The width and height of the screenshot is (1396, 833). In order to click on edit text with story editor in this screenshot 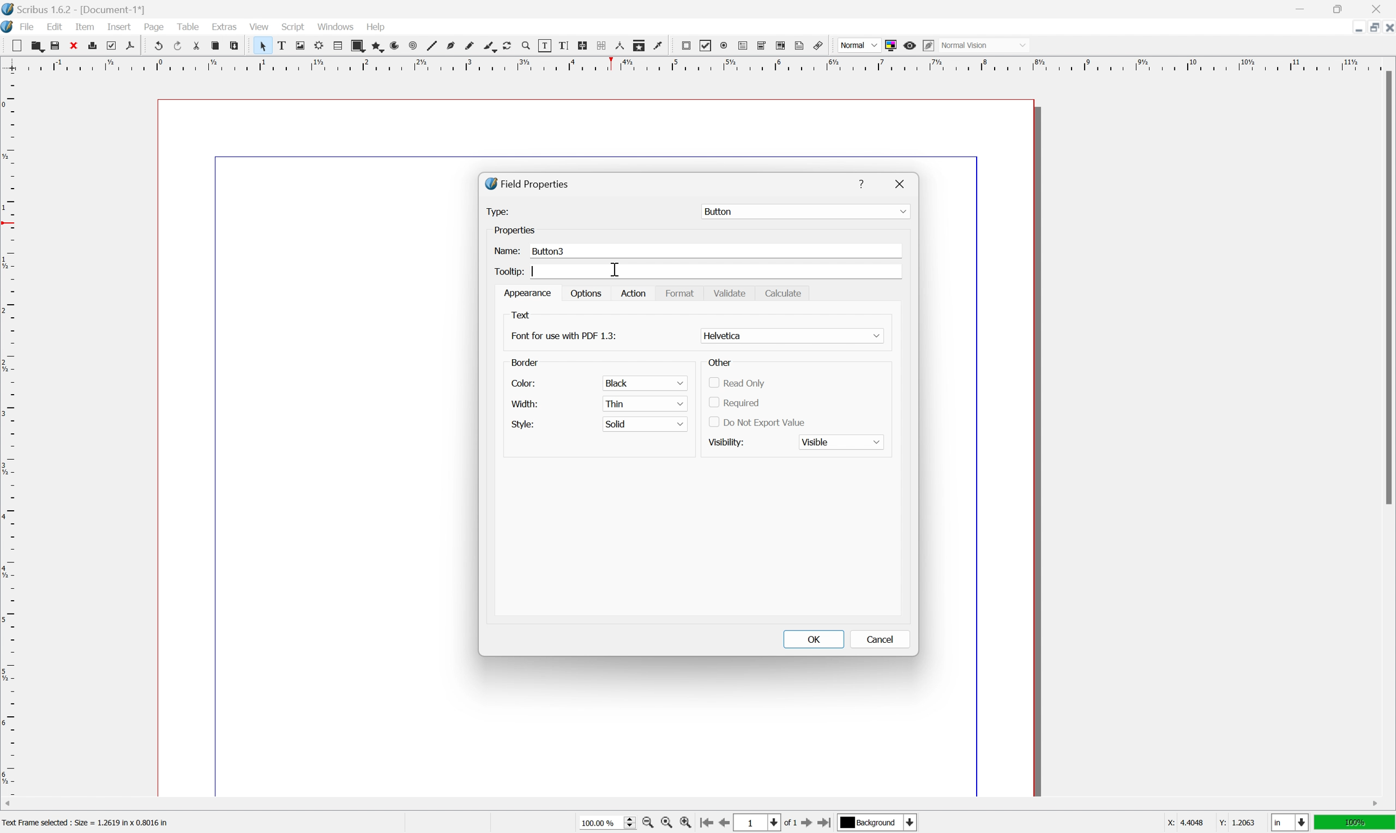, I will do `click(564, 45)`.